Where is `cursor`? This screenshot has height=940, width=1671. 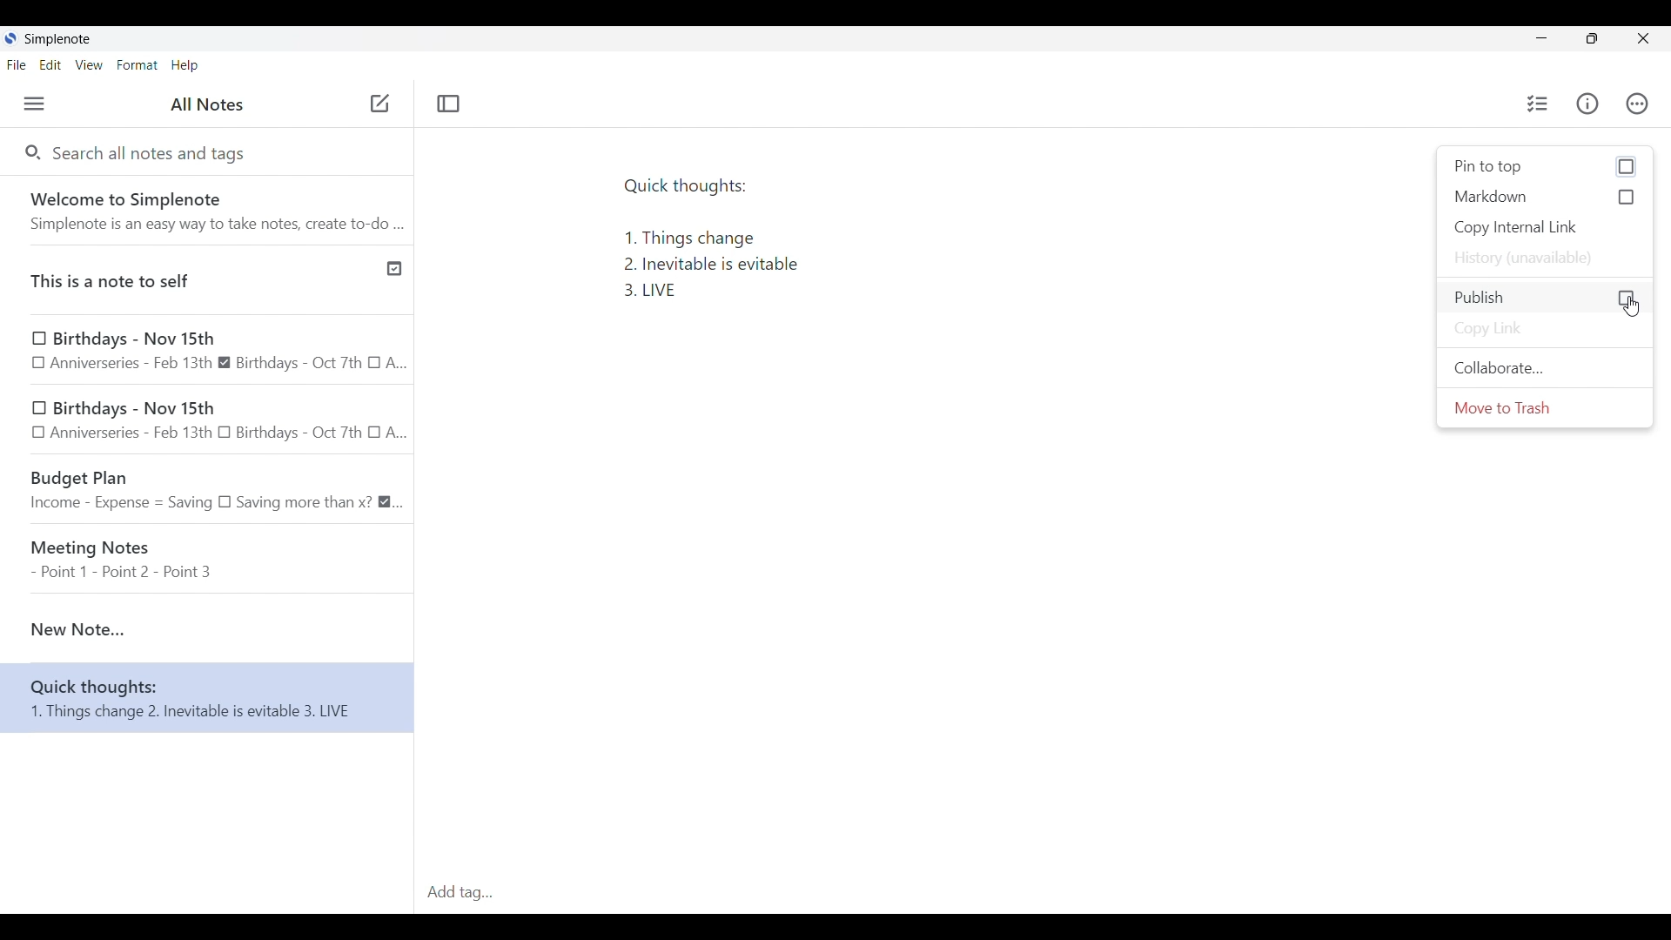 cursor is located at coordinates (378, 102).